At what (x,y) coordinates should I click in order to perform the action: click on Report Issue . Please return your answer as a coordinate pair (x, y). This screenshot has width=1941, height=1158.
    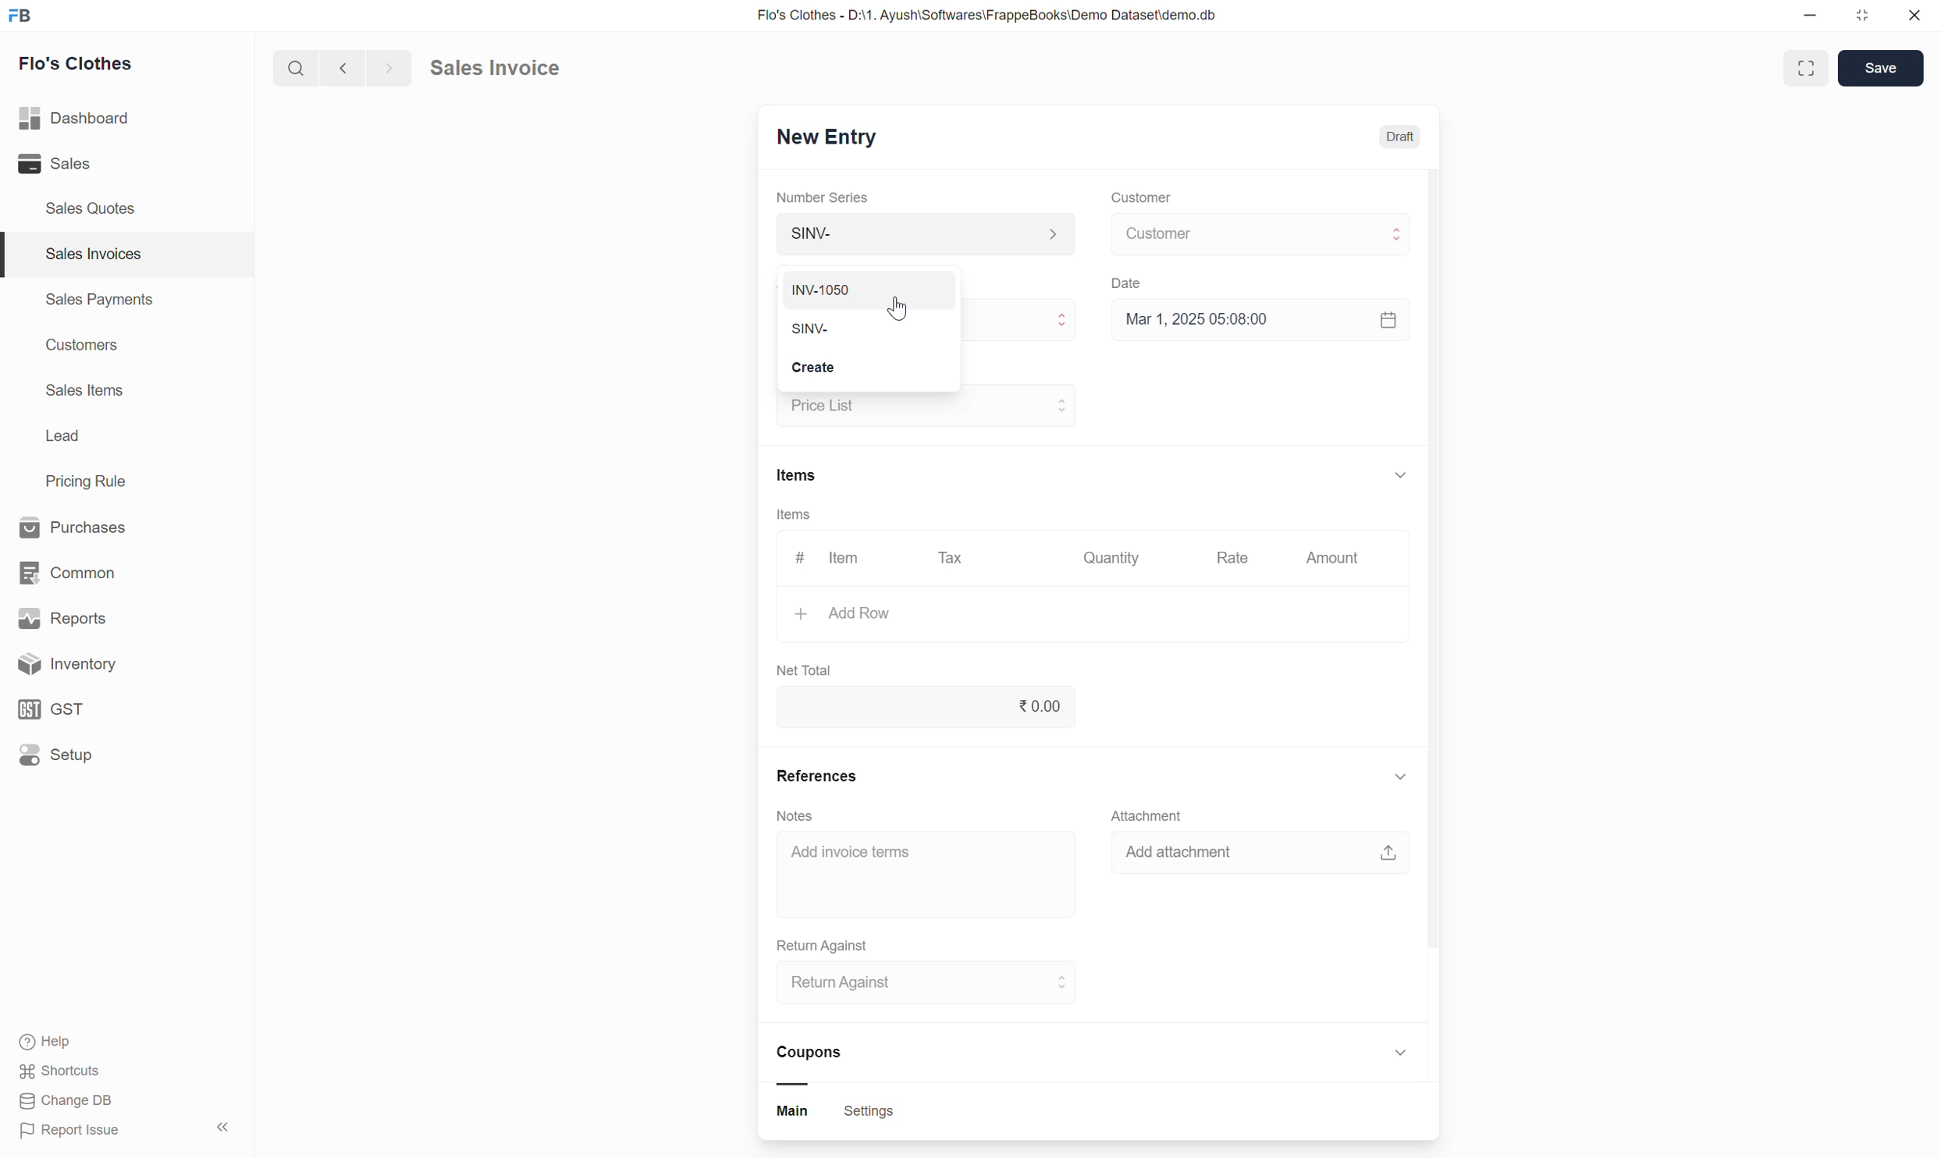
    Looking at the image, I should click on (83, 1133).